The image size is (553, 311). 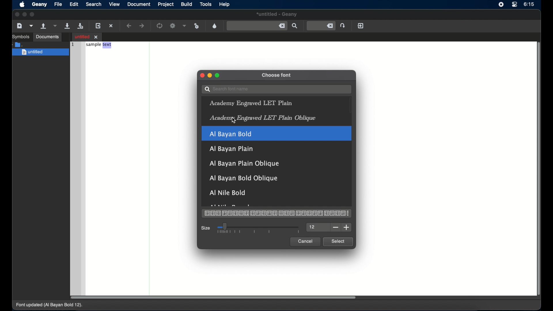 What do you see at coordinates (21, 37) in the screenshot?
I see `symbols` at bounding box center [21, 37].